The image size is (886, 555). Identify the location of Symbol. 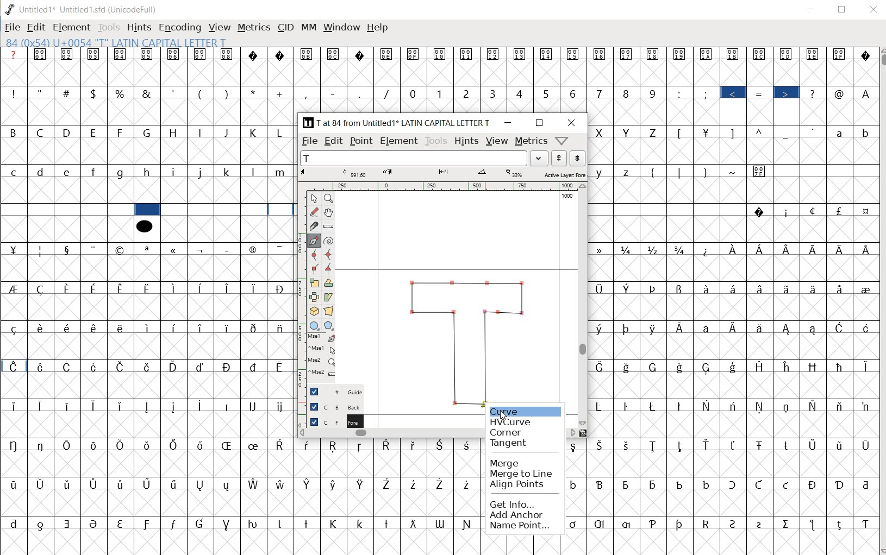
(653, 288).